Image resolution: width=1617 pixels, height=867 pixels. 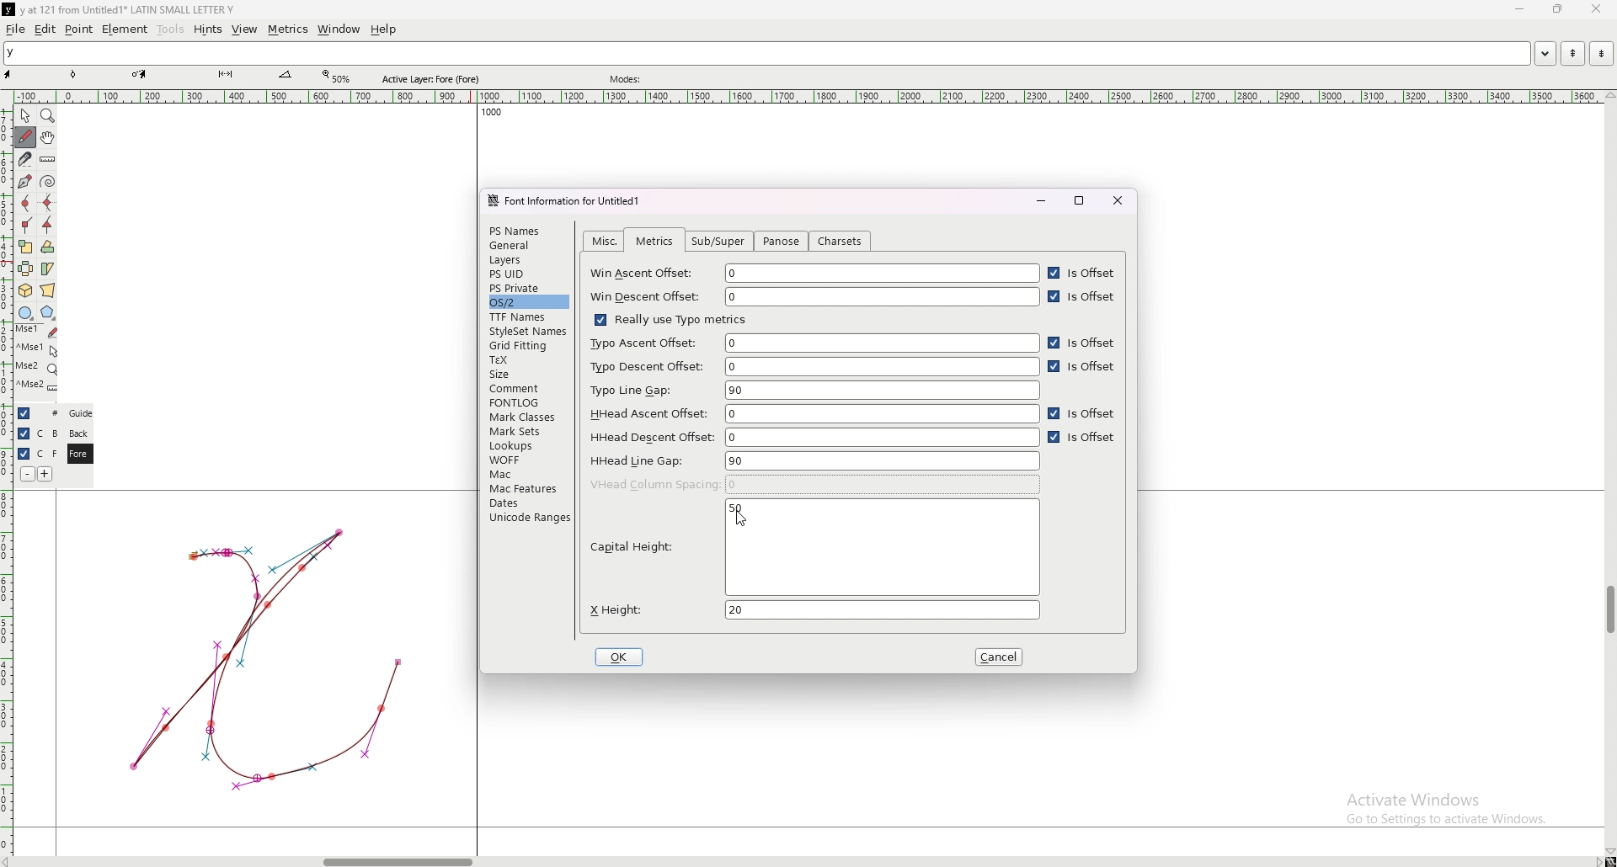 What do you see at coordinates (1040, 200) in the screenshot?
I see `minimize` at bounding box center [1040, 200].